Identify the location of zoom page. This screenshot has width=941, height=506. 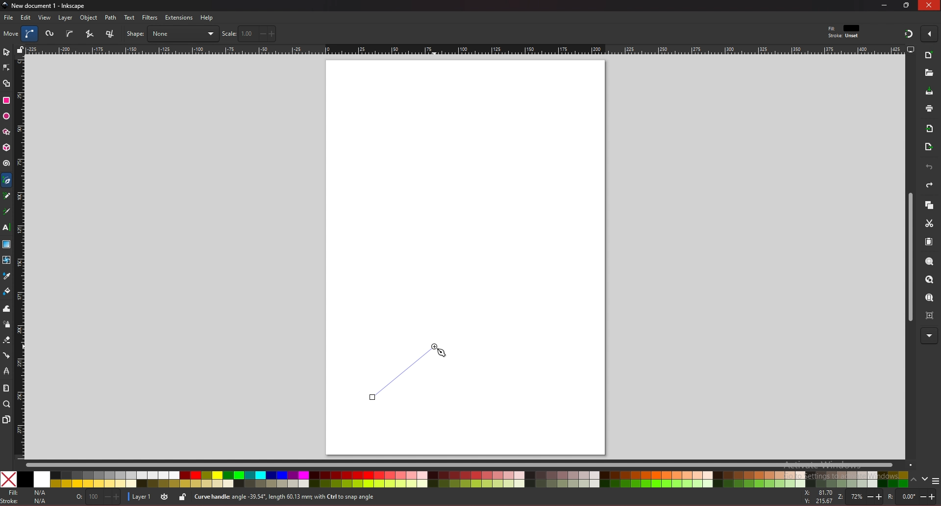
(929, 299).